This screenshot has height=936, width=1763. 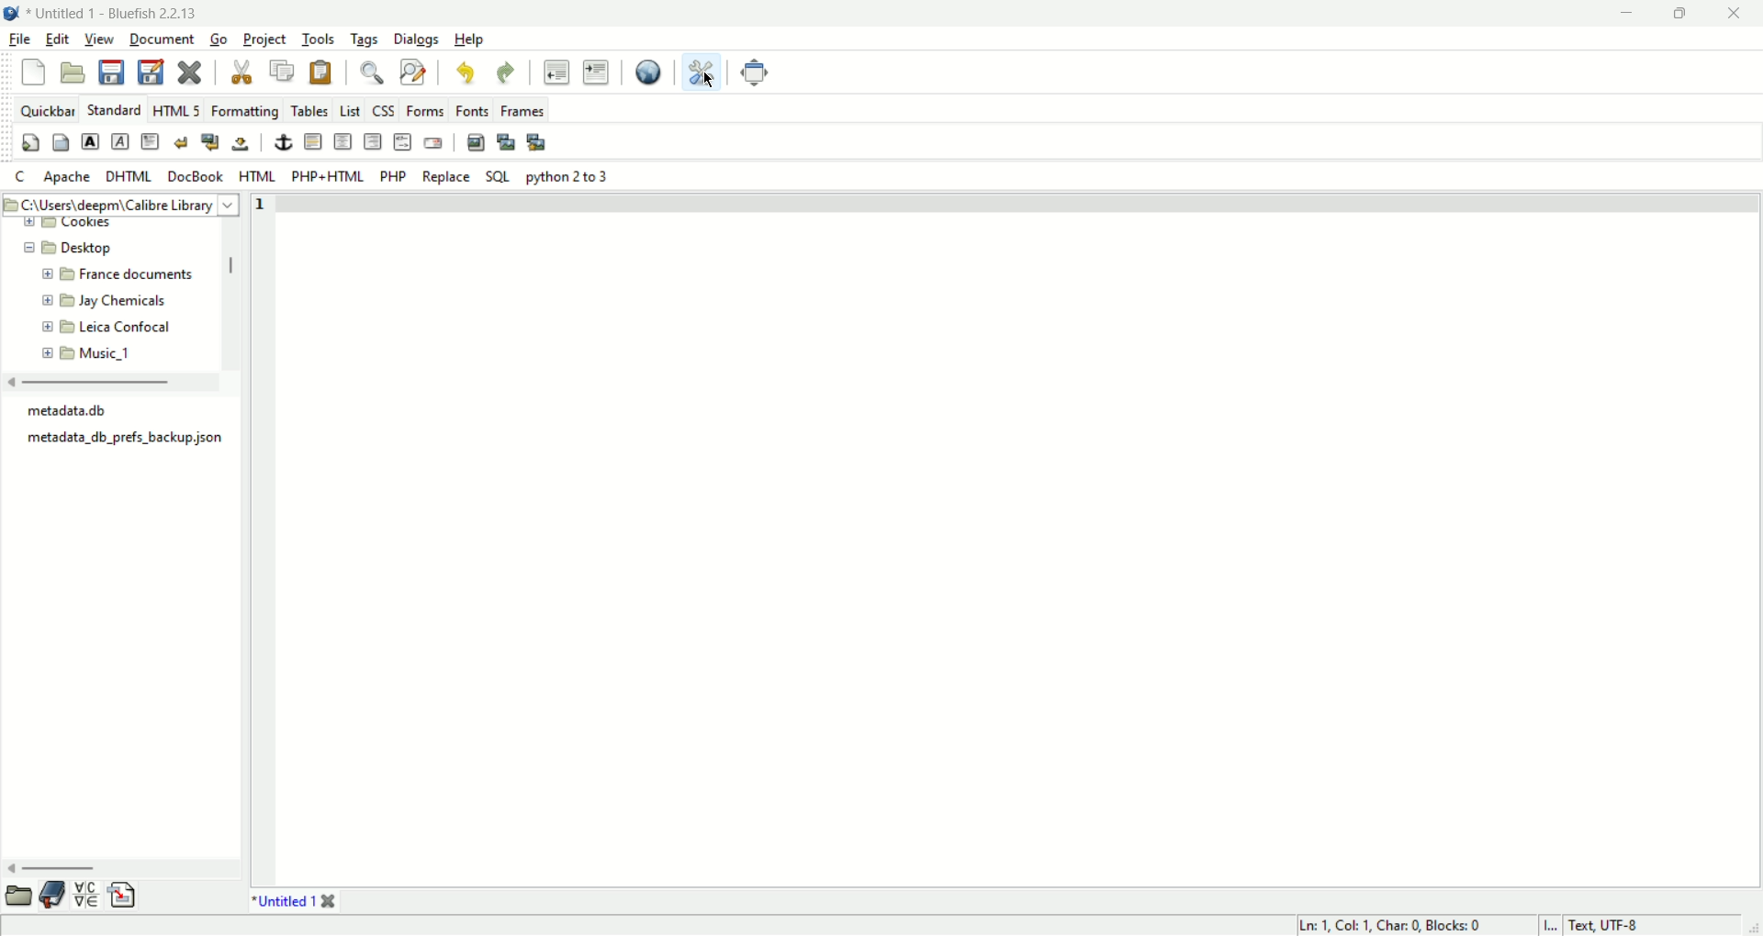 I want to click on Text,UTF-8, so click(x=1610, y=924).